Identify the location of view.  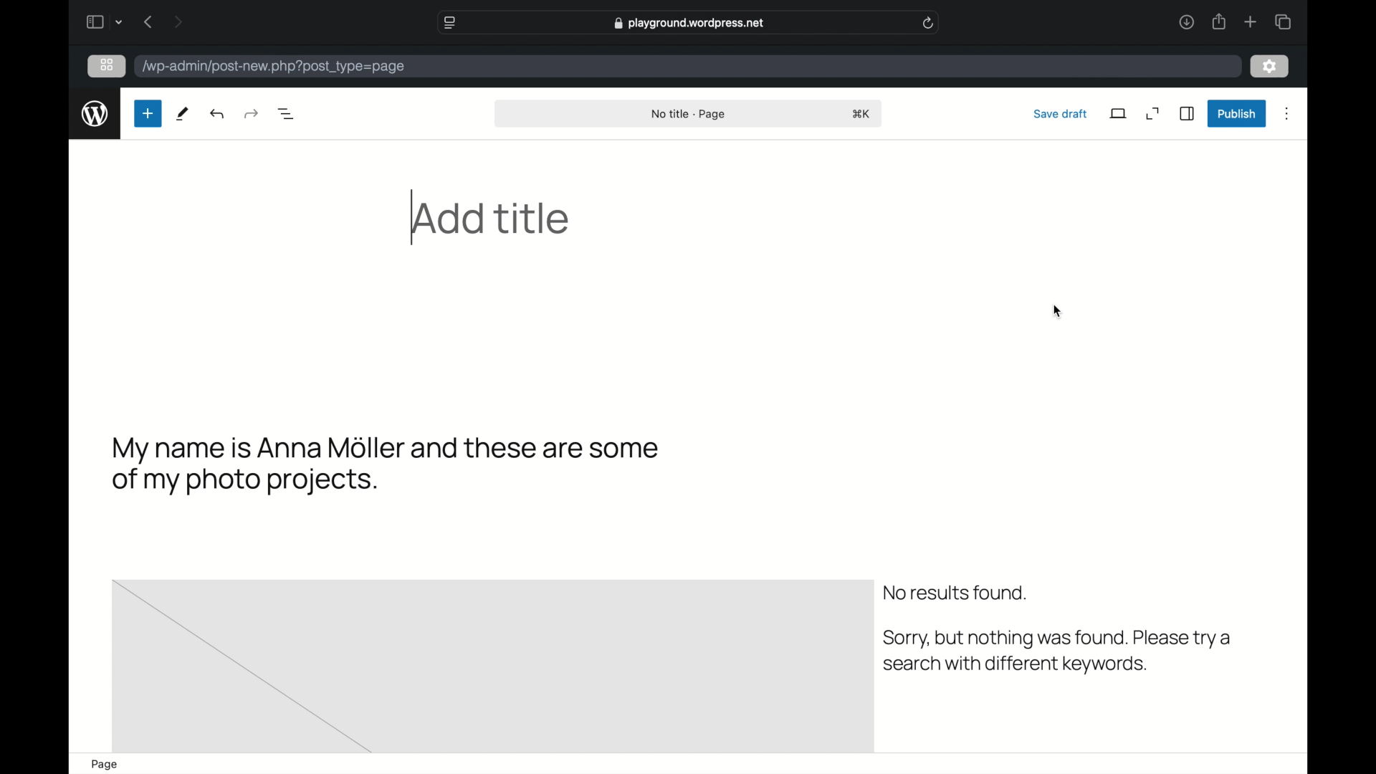
(1119, 113).